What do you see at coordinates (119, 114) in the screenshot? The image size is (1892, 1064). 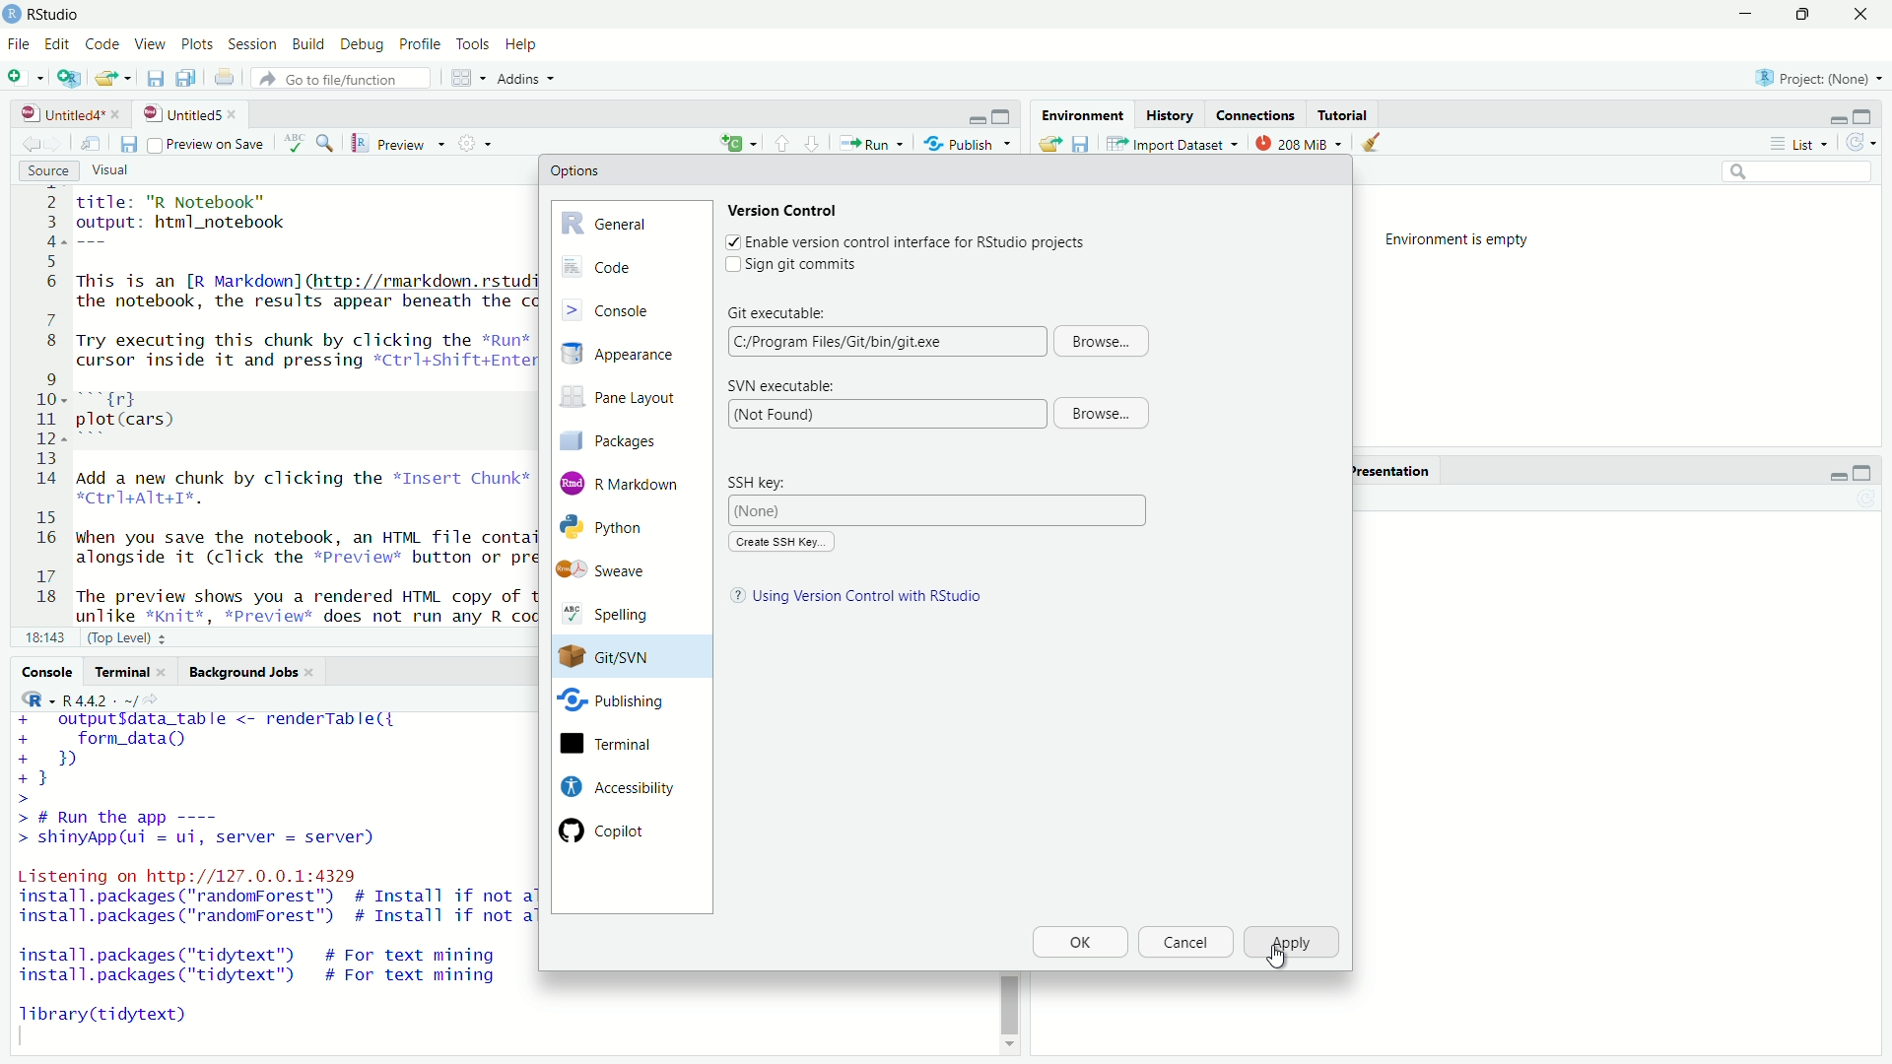 I see `close` at bounding box center [119, 114].